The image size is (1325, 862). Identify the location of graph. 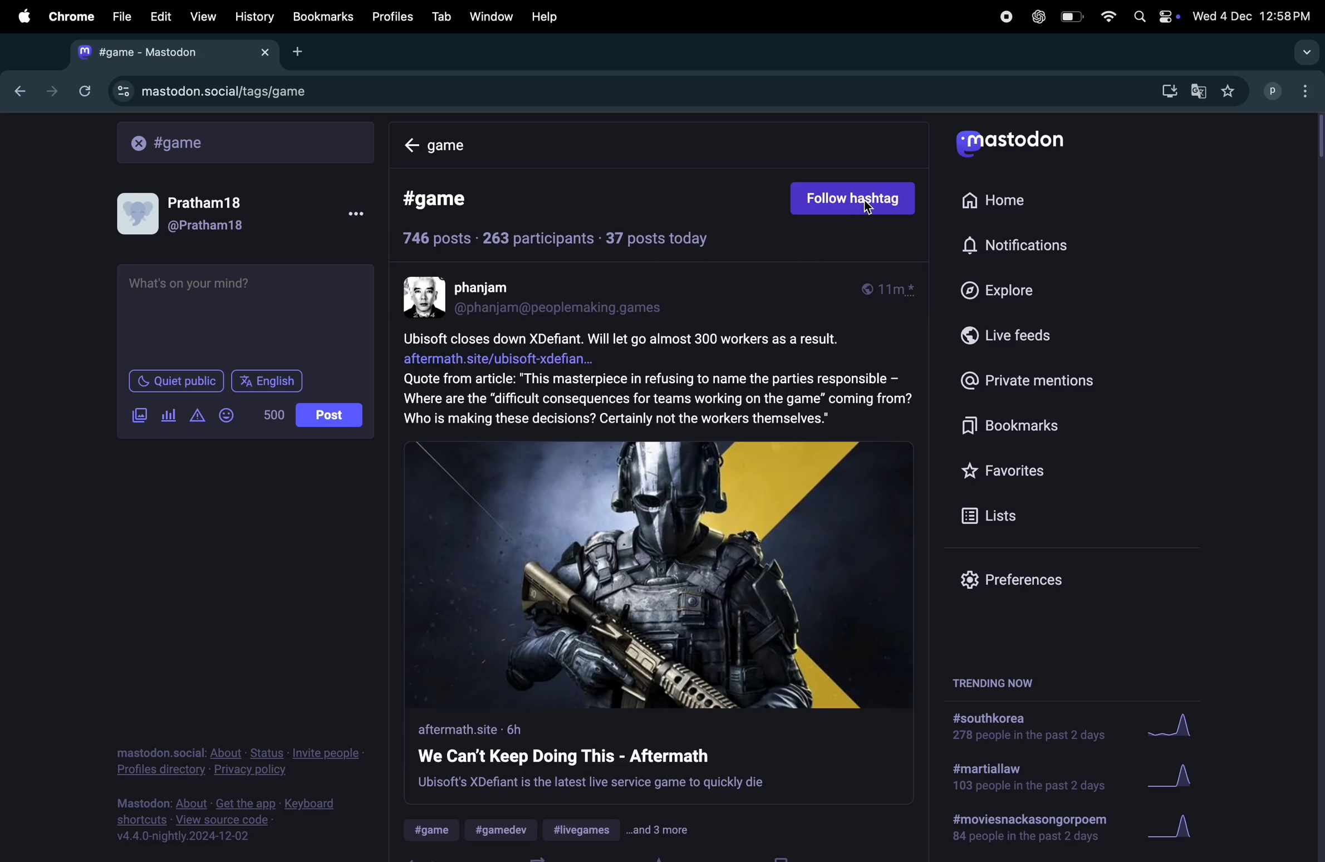
(1176, 727).